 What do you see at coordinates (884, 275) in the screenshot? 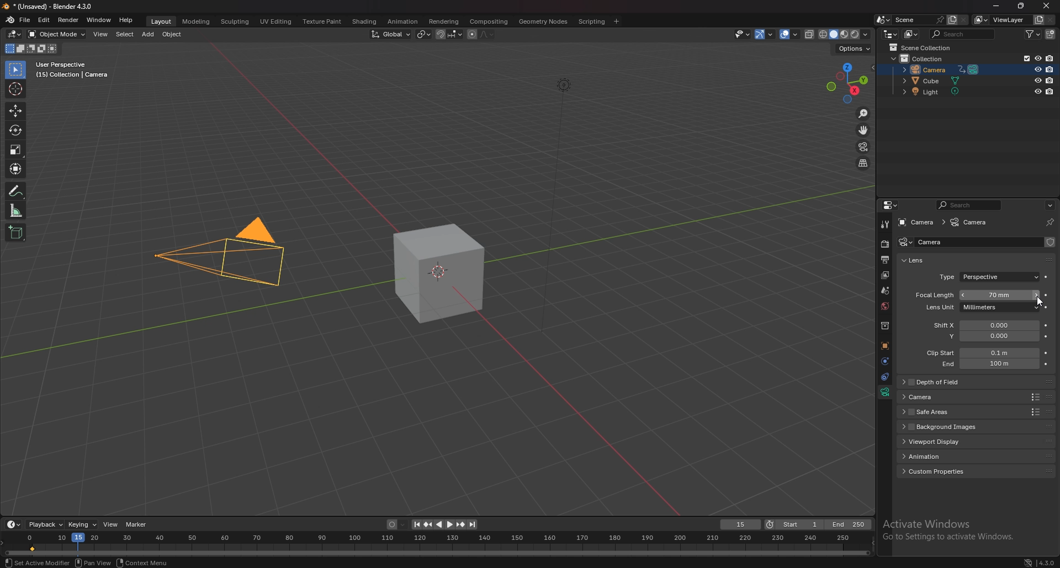
I see `layer` at bounding box center [884, 275].